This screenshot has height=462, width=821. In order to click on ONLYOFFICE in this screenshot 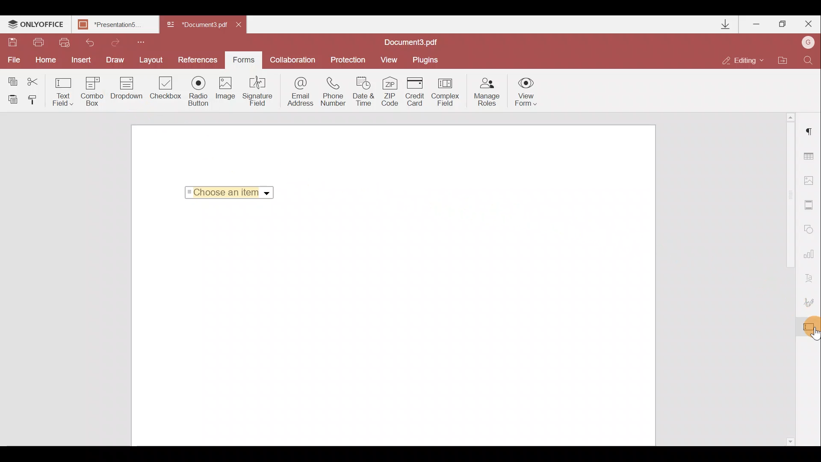, I will do `click(36, 26)`.